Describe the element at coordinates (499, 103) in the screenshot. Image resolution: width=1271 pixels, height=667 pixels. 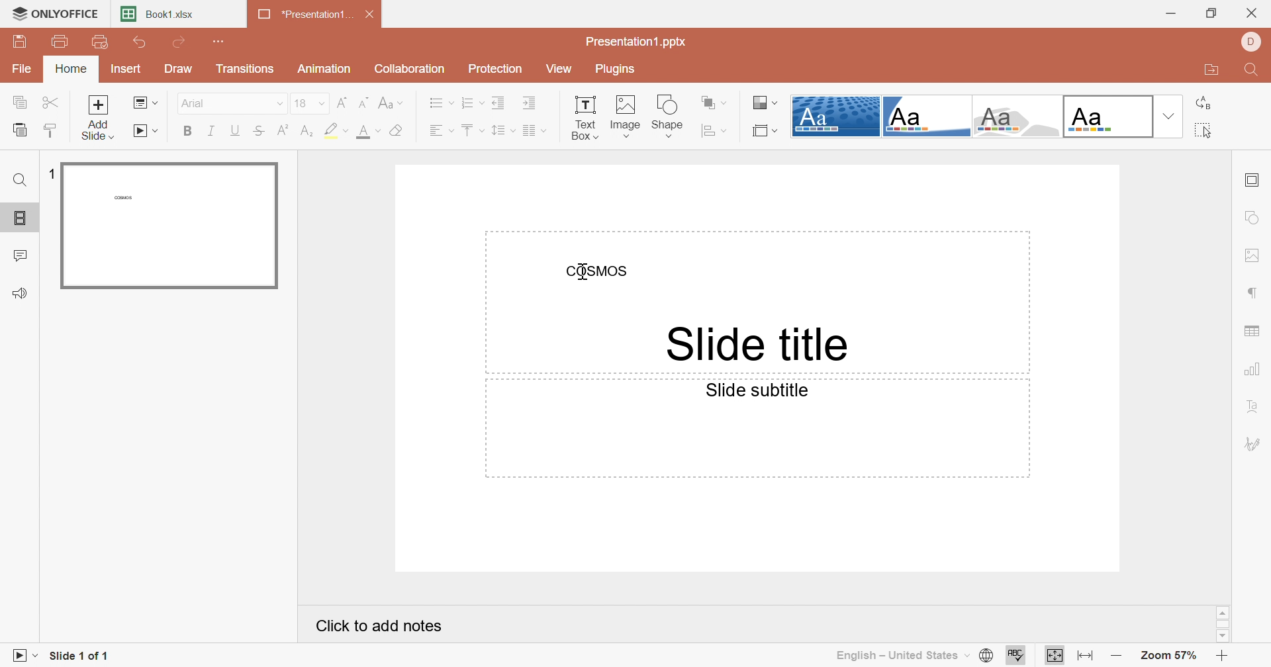
I see `Decrease indent` at that location.